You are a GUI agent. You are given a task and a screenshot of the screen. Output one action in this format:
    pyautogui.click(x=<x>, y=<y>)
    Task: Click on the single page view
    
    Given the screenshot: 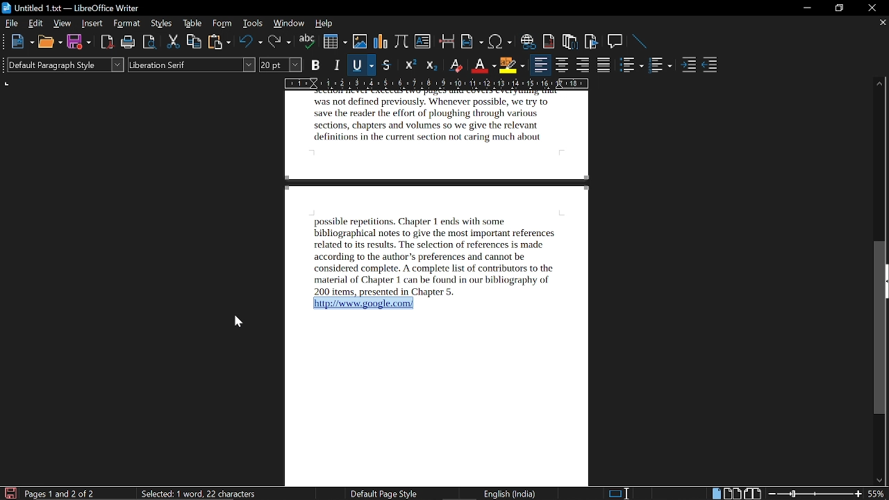 What is the action you would take?
    pyautogui.click(x=715, y=493)
    